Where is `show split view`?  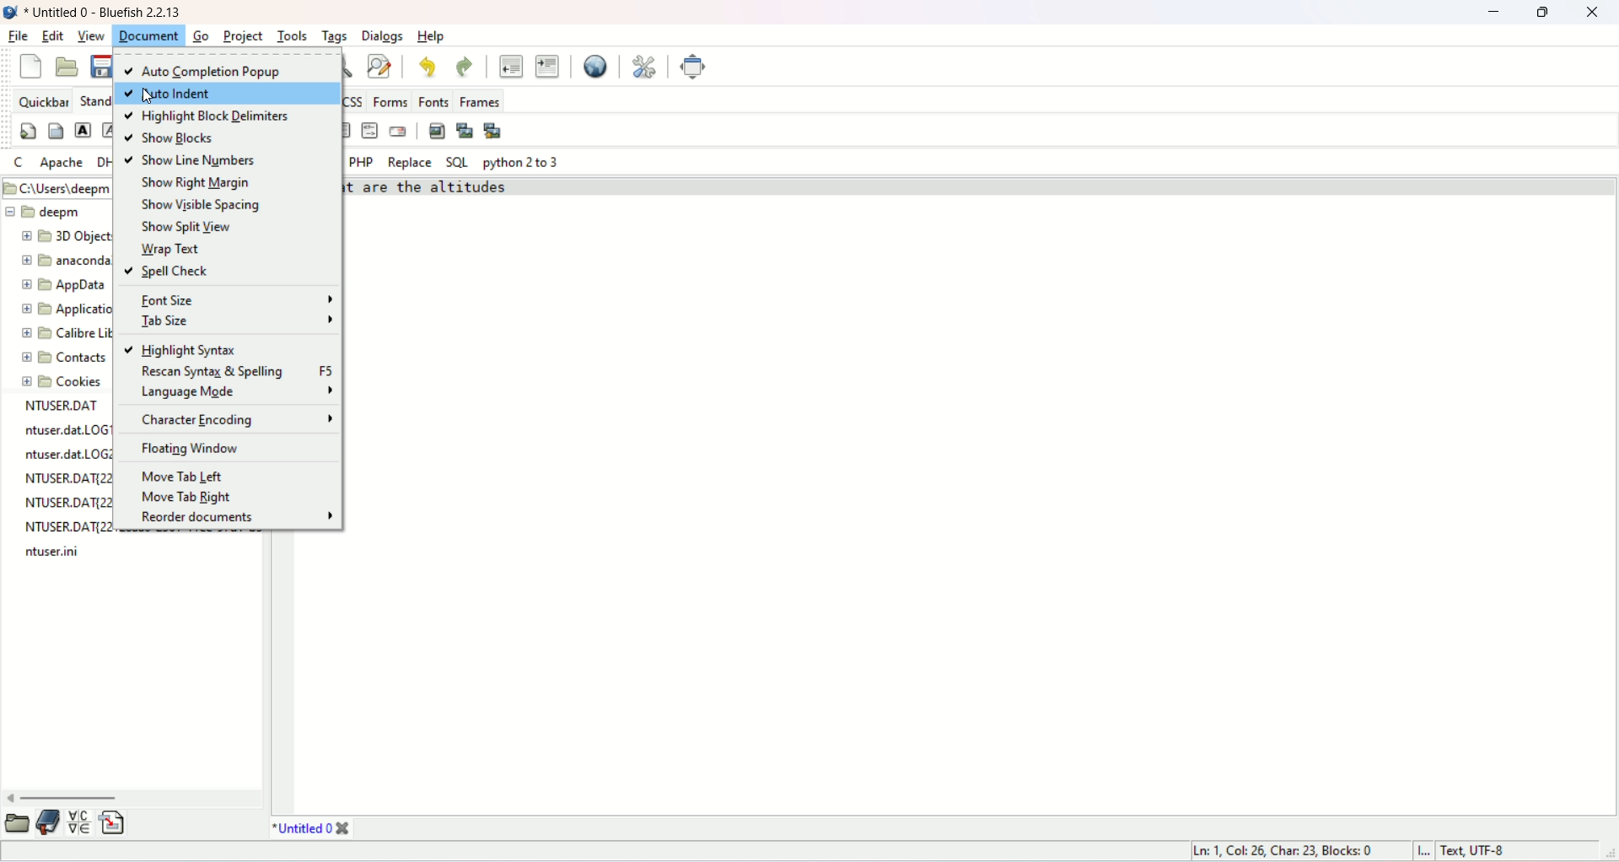 show split view is located at coordinates (193, 227).